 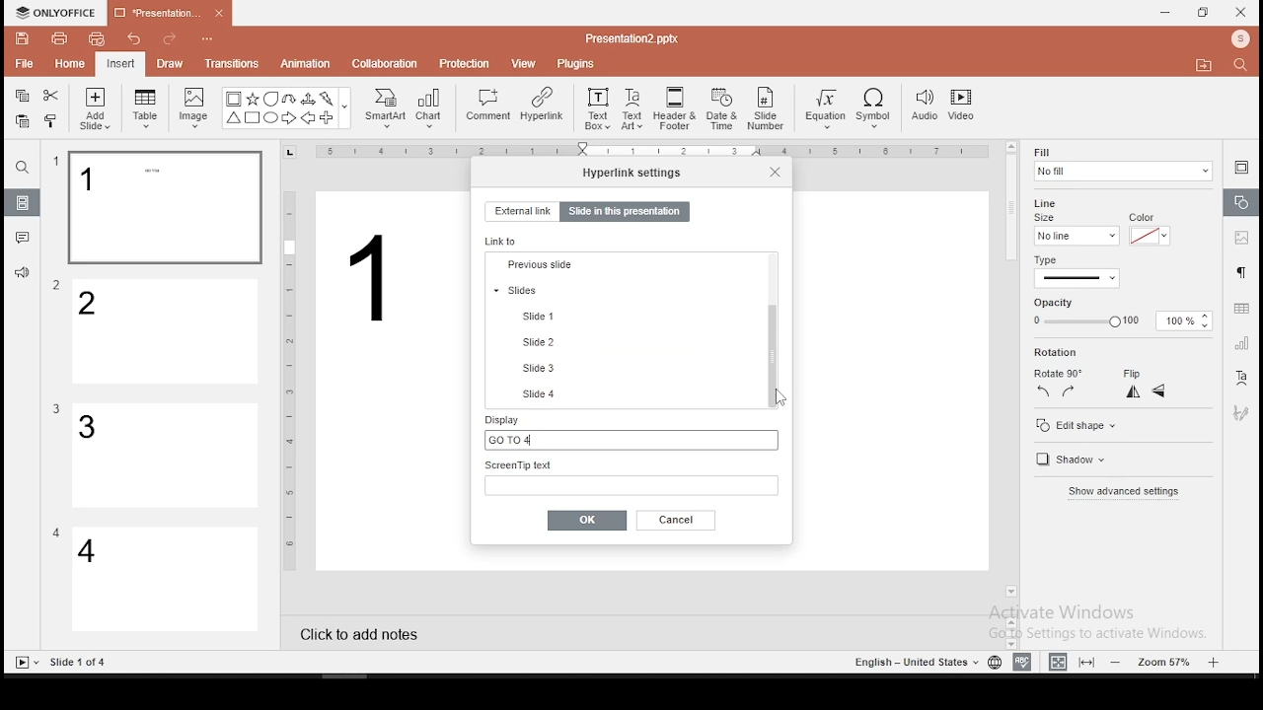 What do you see at coordinates (624, 313) in the screenshot?
I see `next slide` at bounding box center [624, 313].